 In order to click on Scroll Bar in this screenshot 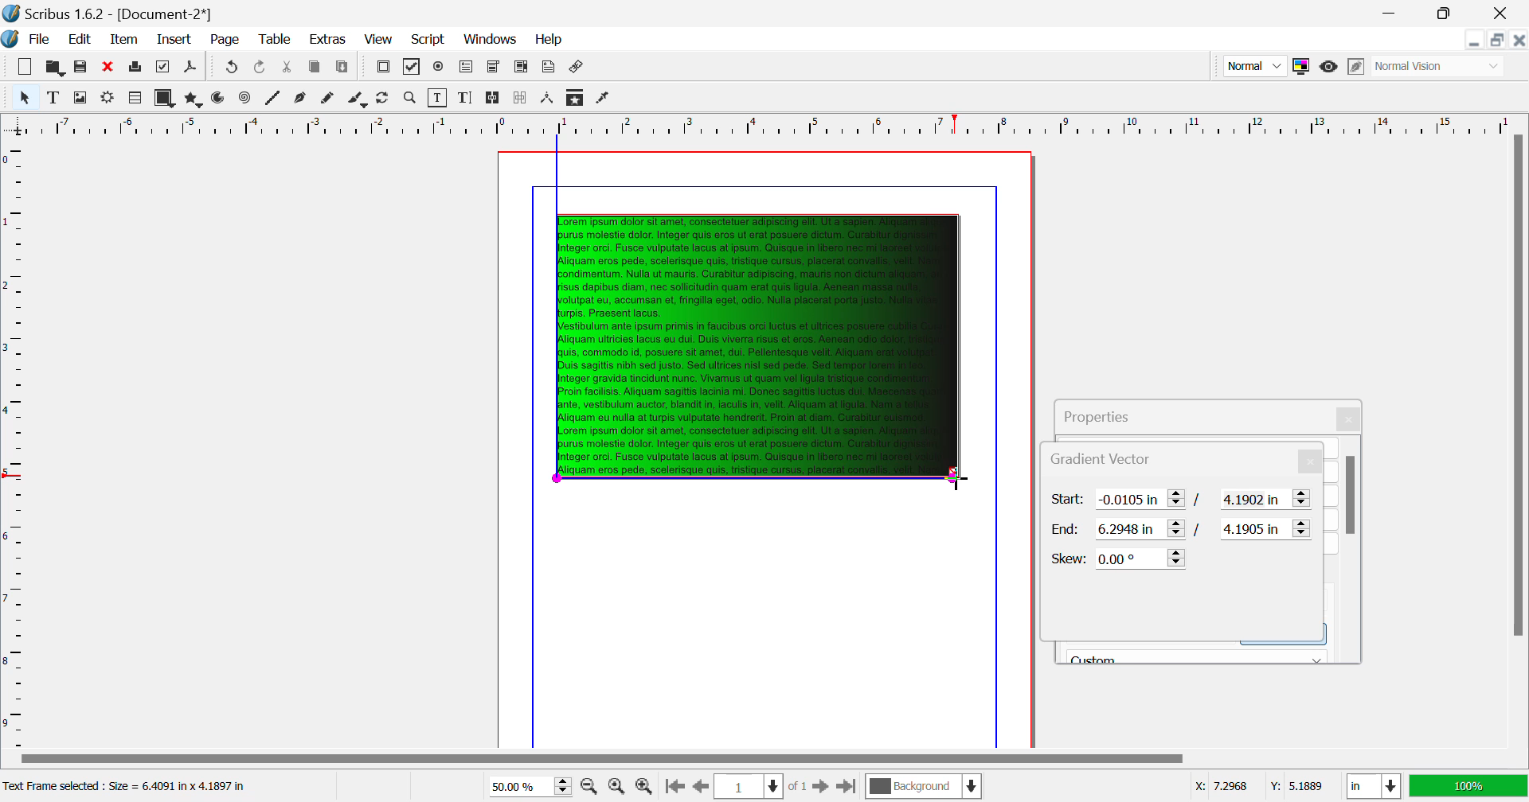, I will do `click(1519, 439)`.